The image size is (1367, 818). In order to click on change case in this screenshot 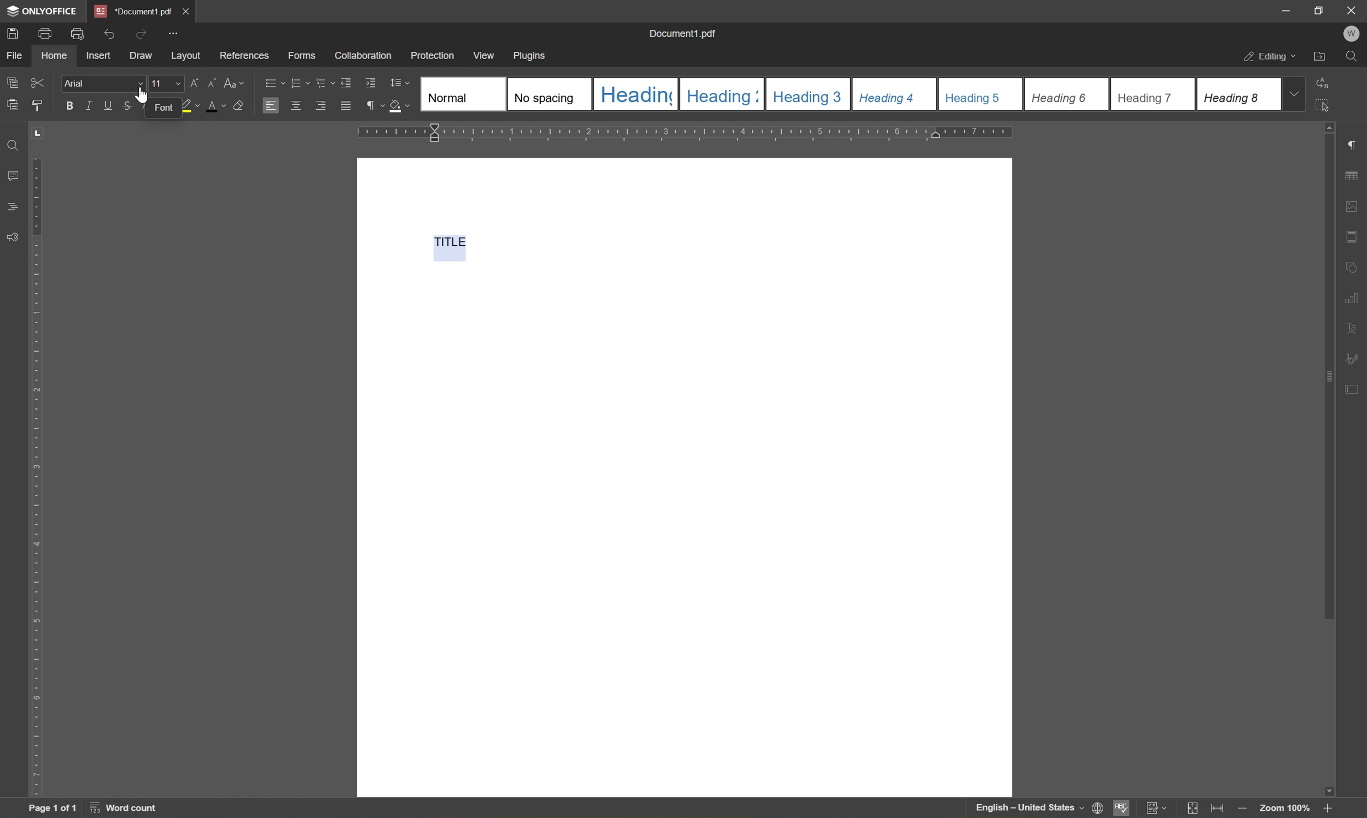, I will do `click(238, 82)`.